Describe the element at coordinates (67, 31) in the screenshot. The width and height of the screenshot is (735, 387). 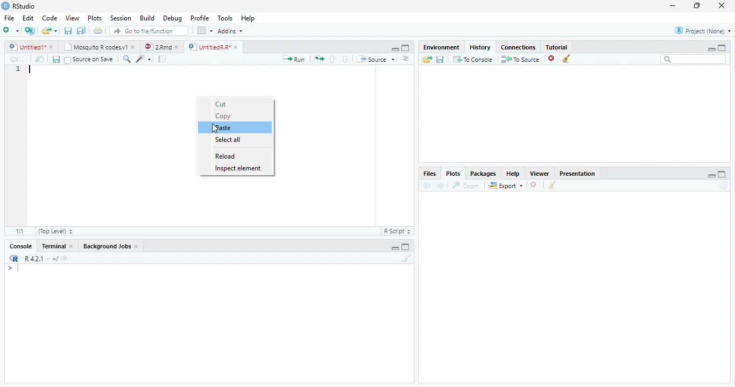
I see `save current document` at that location.